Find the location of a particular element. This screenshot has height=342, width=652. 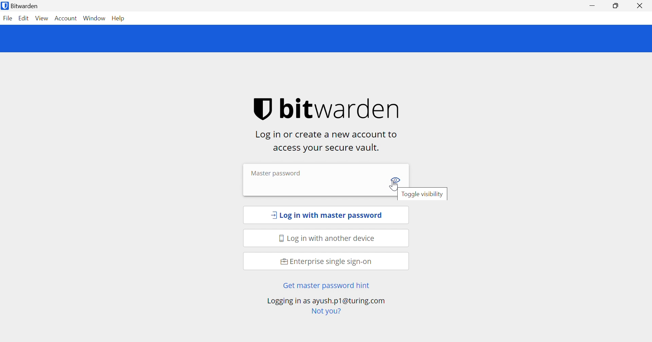

Bitwarden is located at coordinates (21, 6).